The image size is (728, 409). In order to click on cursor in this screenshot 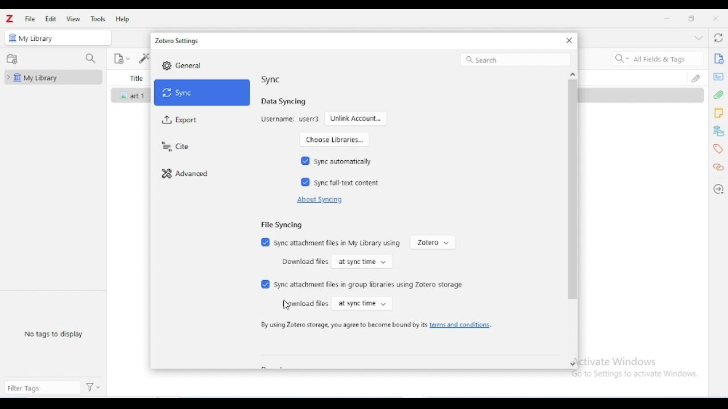, I will do `click(287, 306)`.